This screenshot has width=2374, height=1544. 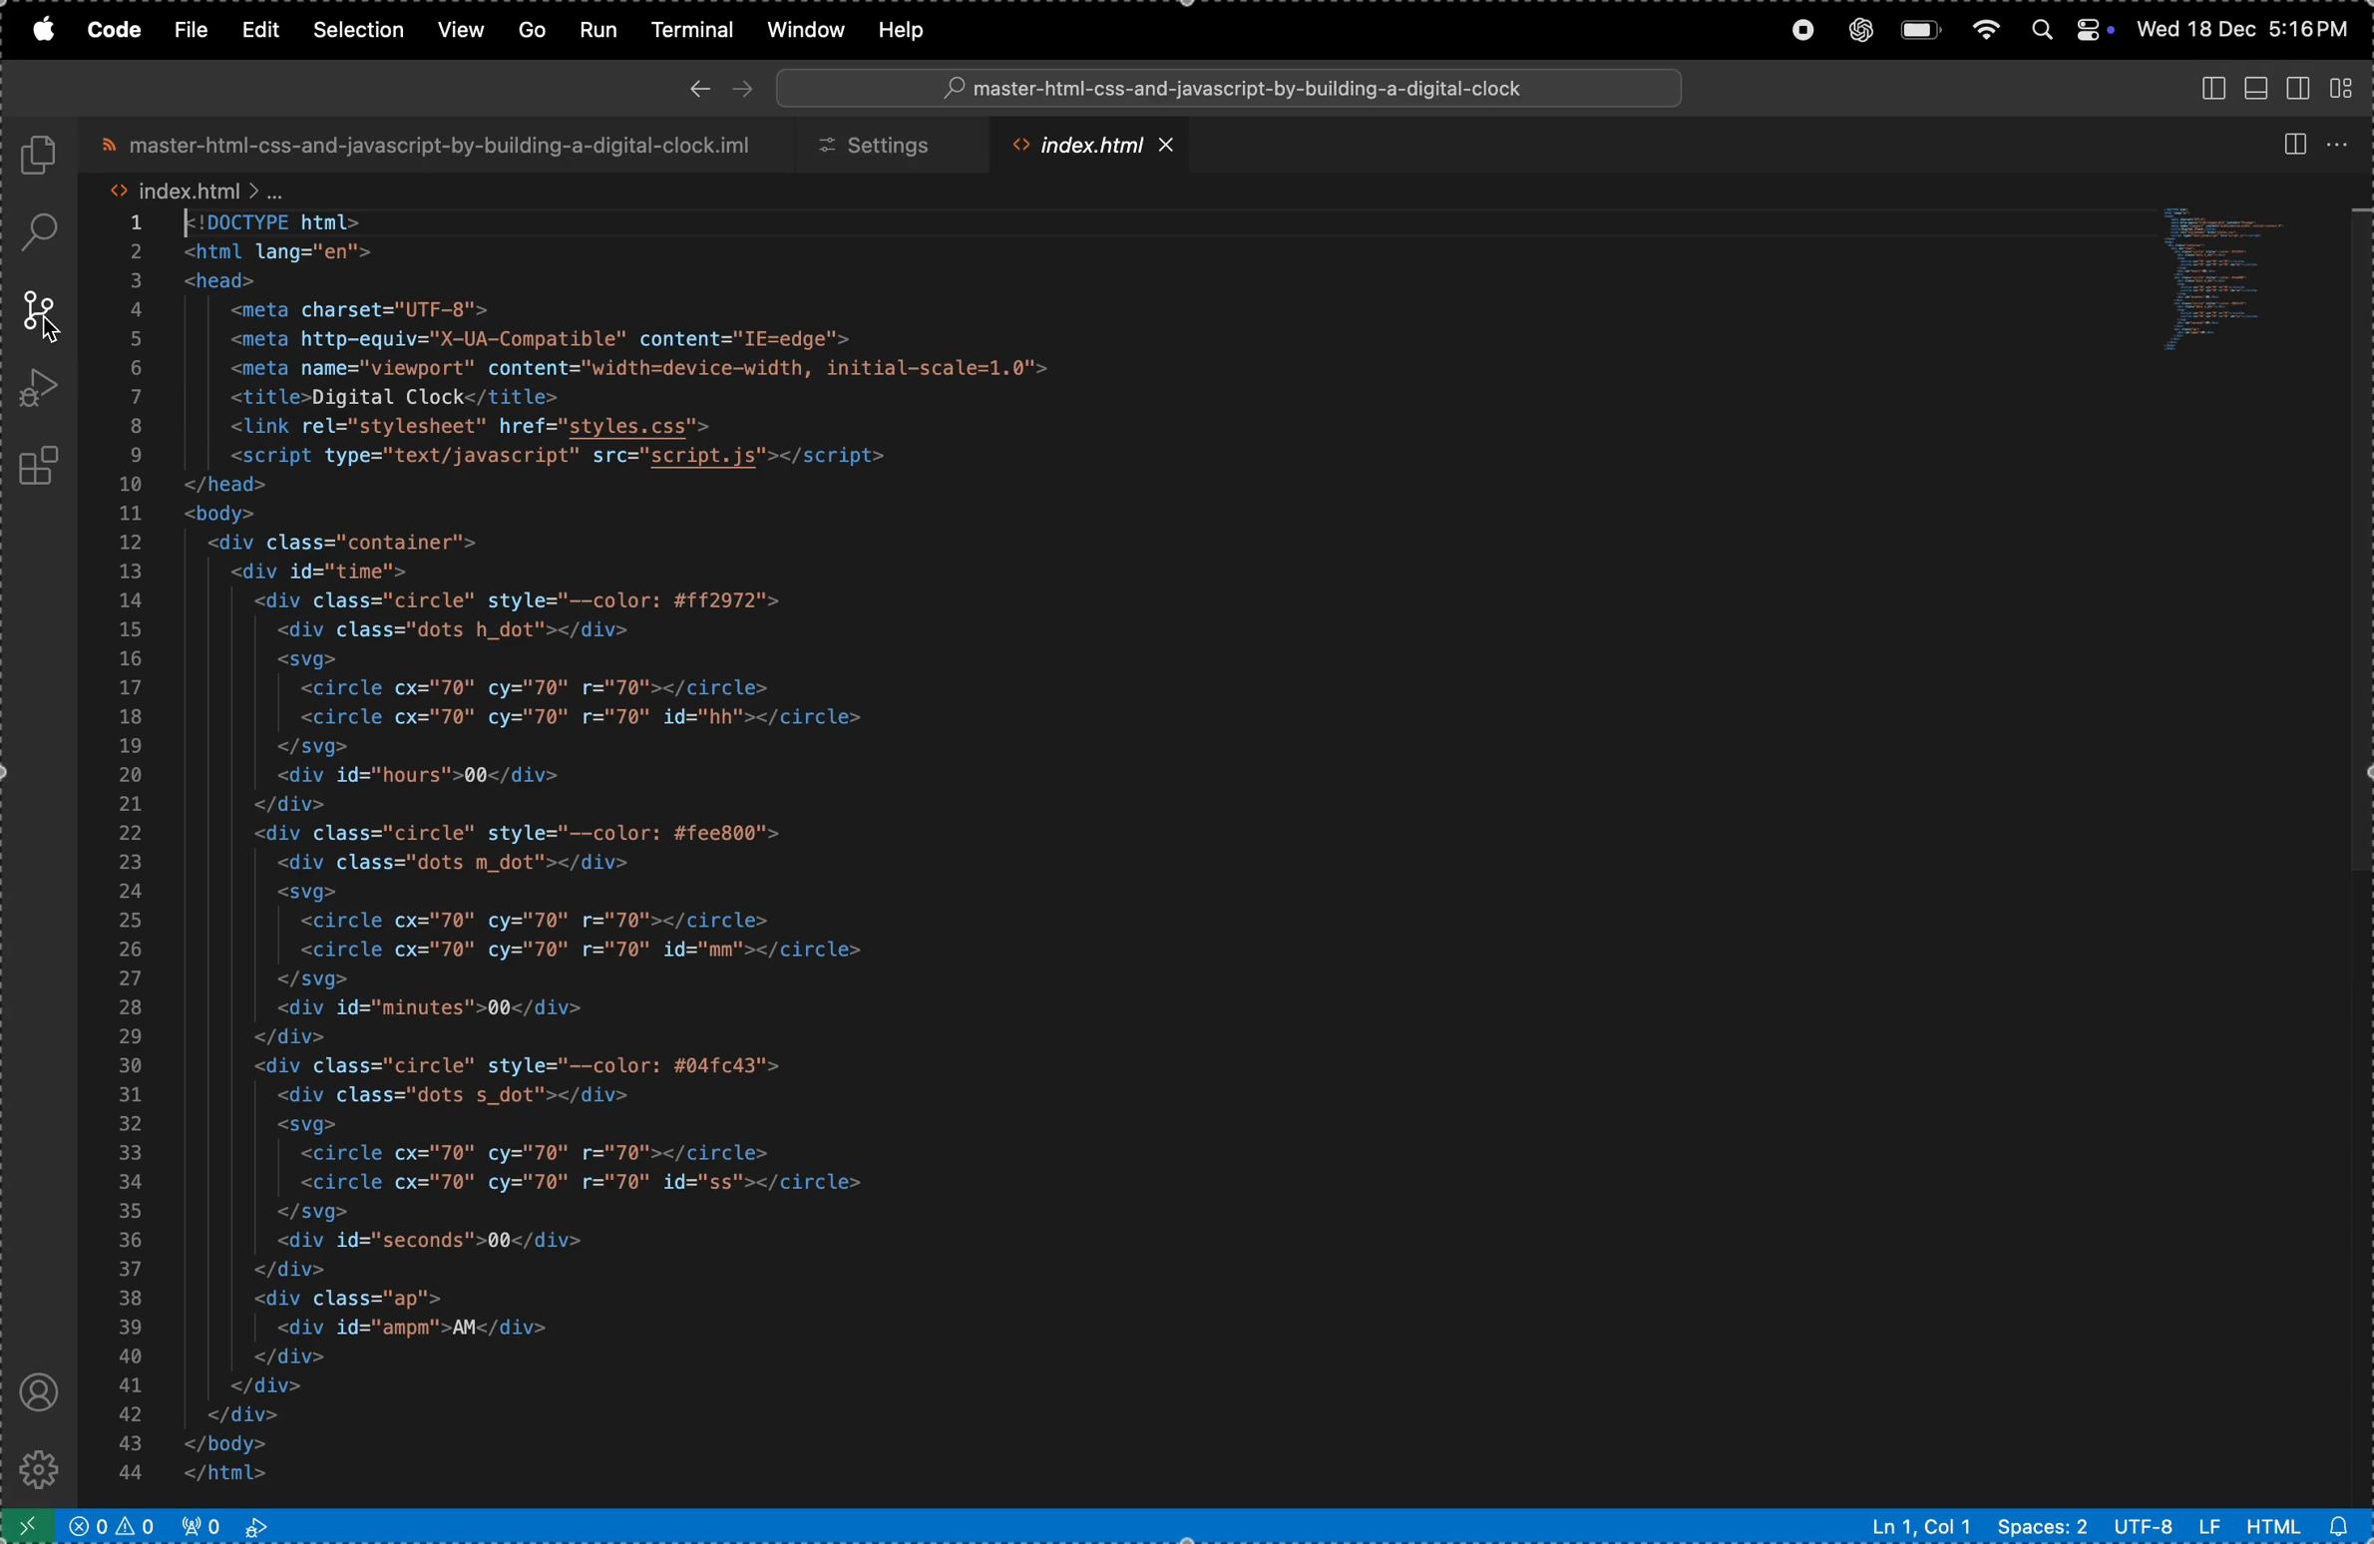 What do you see at coordinates (357, 1301) in the screenshot?
I see `<div class="ap">` at bounding box center [357, 1301].